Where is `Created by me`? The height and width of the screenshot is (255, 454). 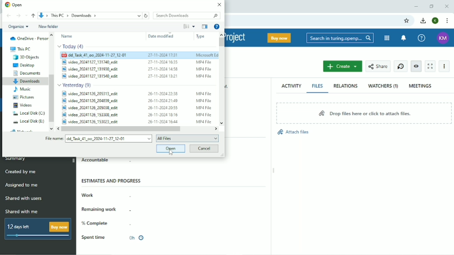 Created by me is located at coordinates (21, 172).